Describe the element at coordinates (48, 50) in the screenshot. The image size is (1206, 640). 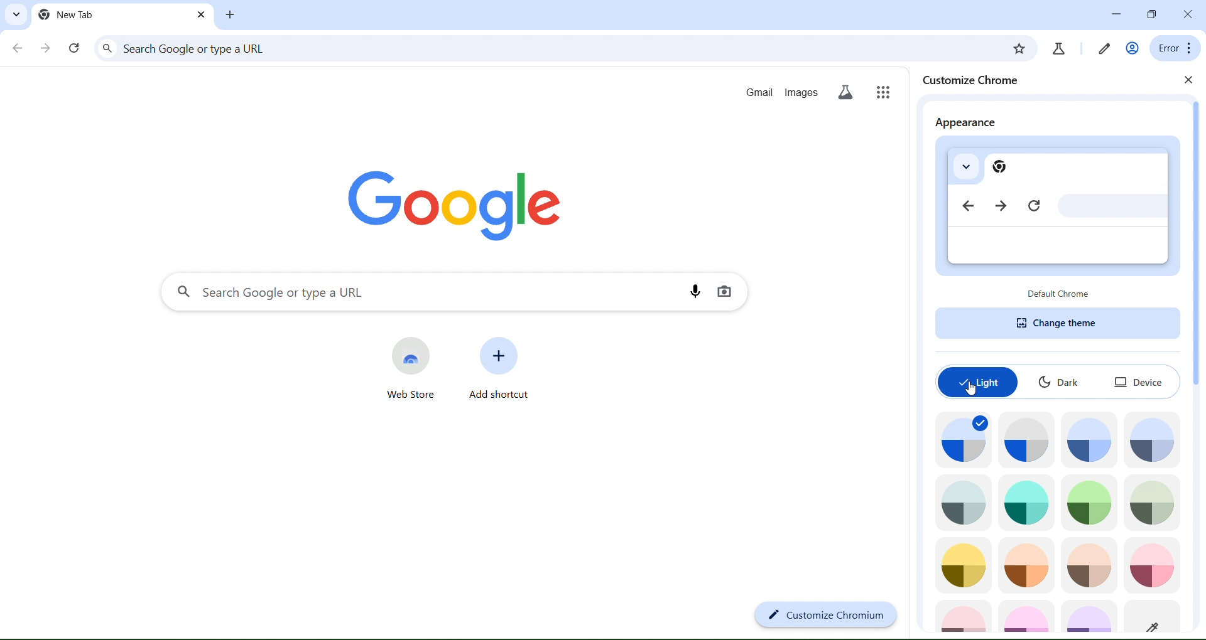
I see `go forward one page` at that location.